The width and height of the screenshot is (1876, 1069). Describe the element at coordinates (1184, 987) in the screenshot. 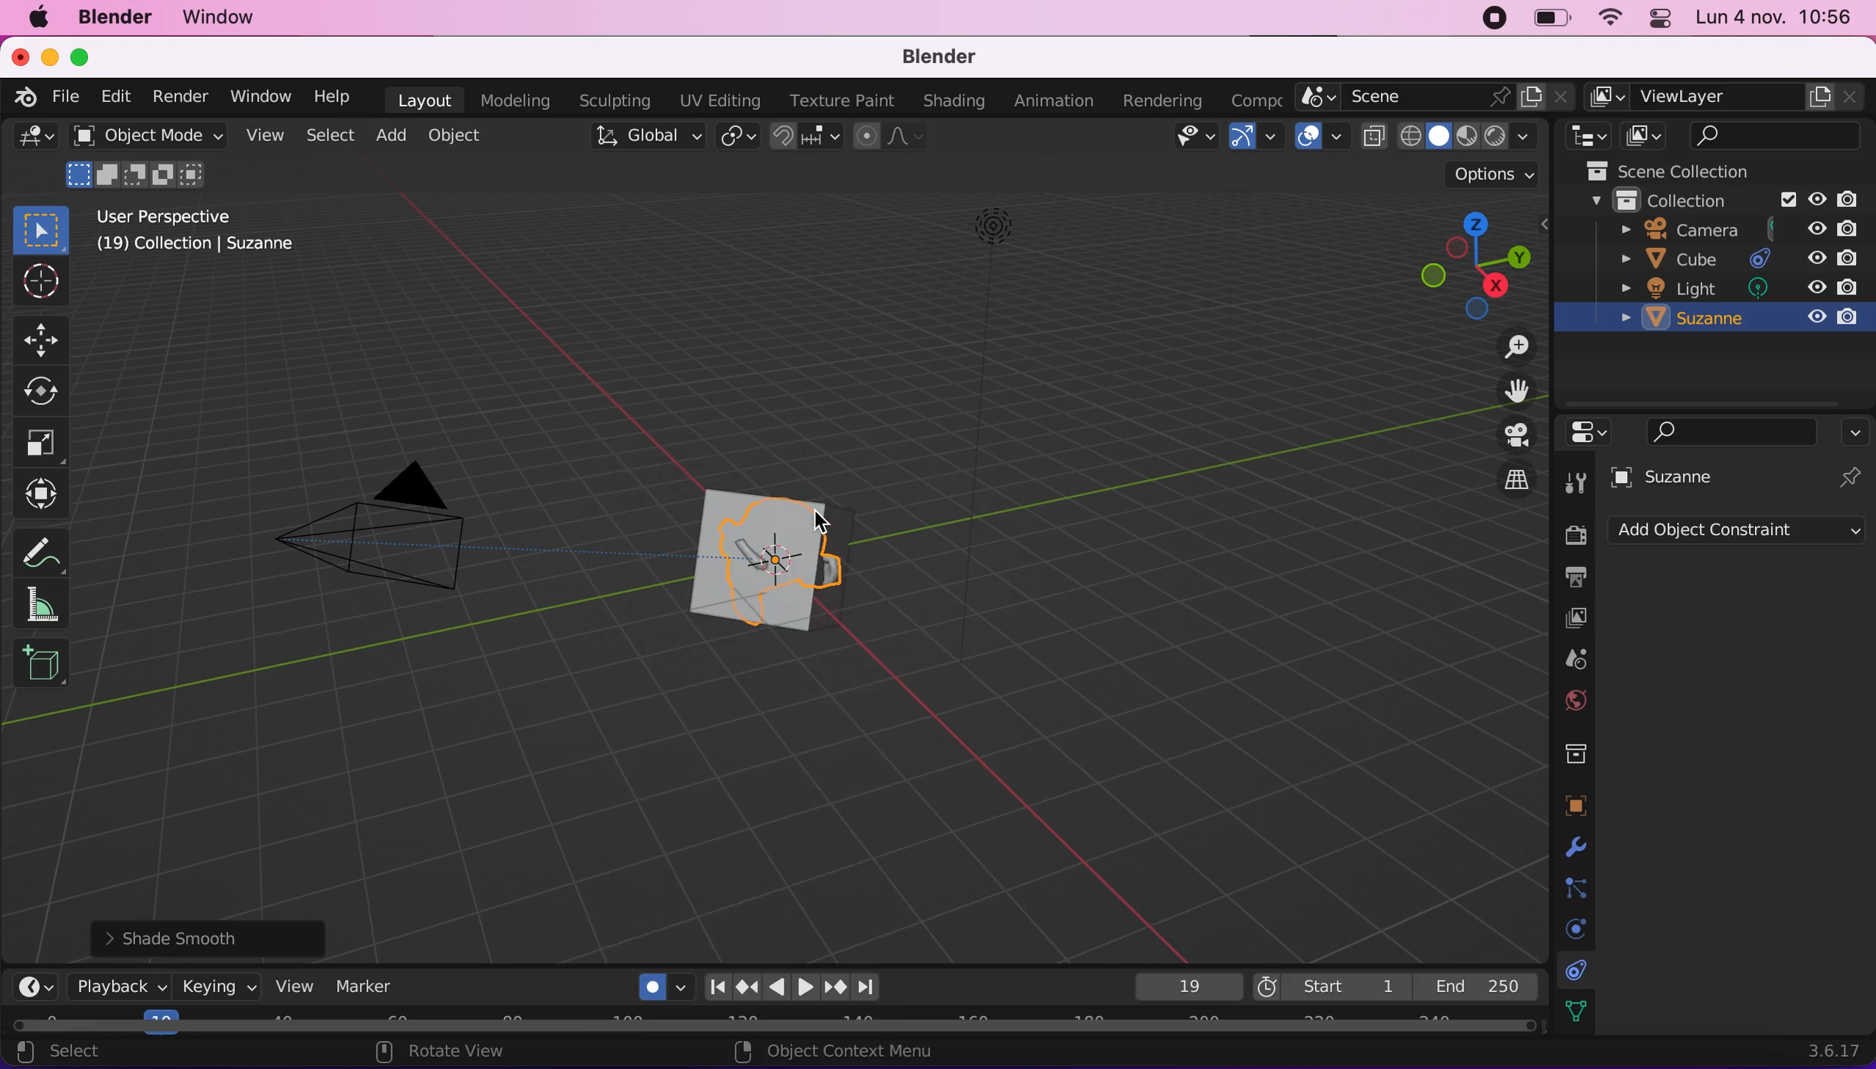

I see `current frame` at that location.